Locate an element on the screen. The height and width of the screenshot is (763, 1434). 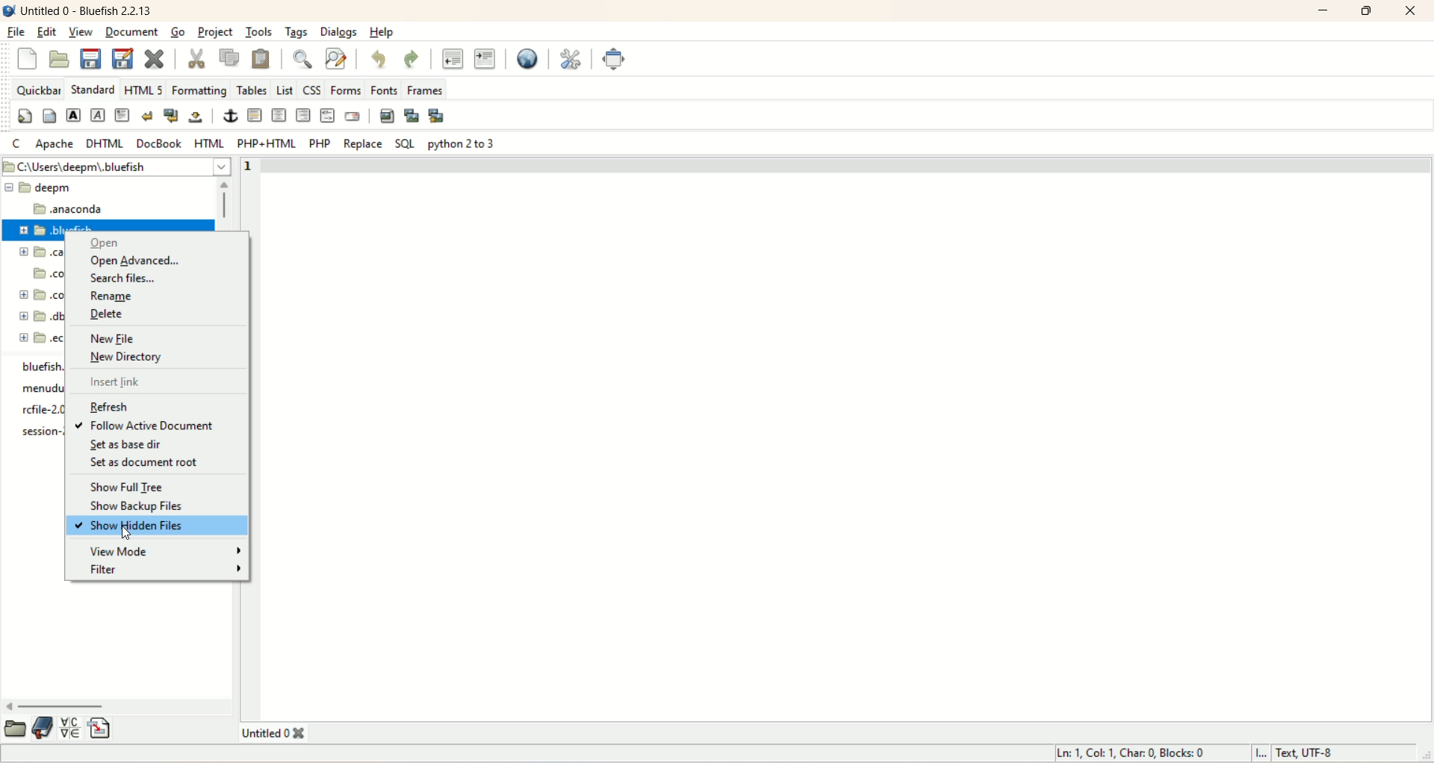
anaconda is located at coordinates (69, 210).